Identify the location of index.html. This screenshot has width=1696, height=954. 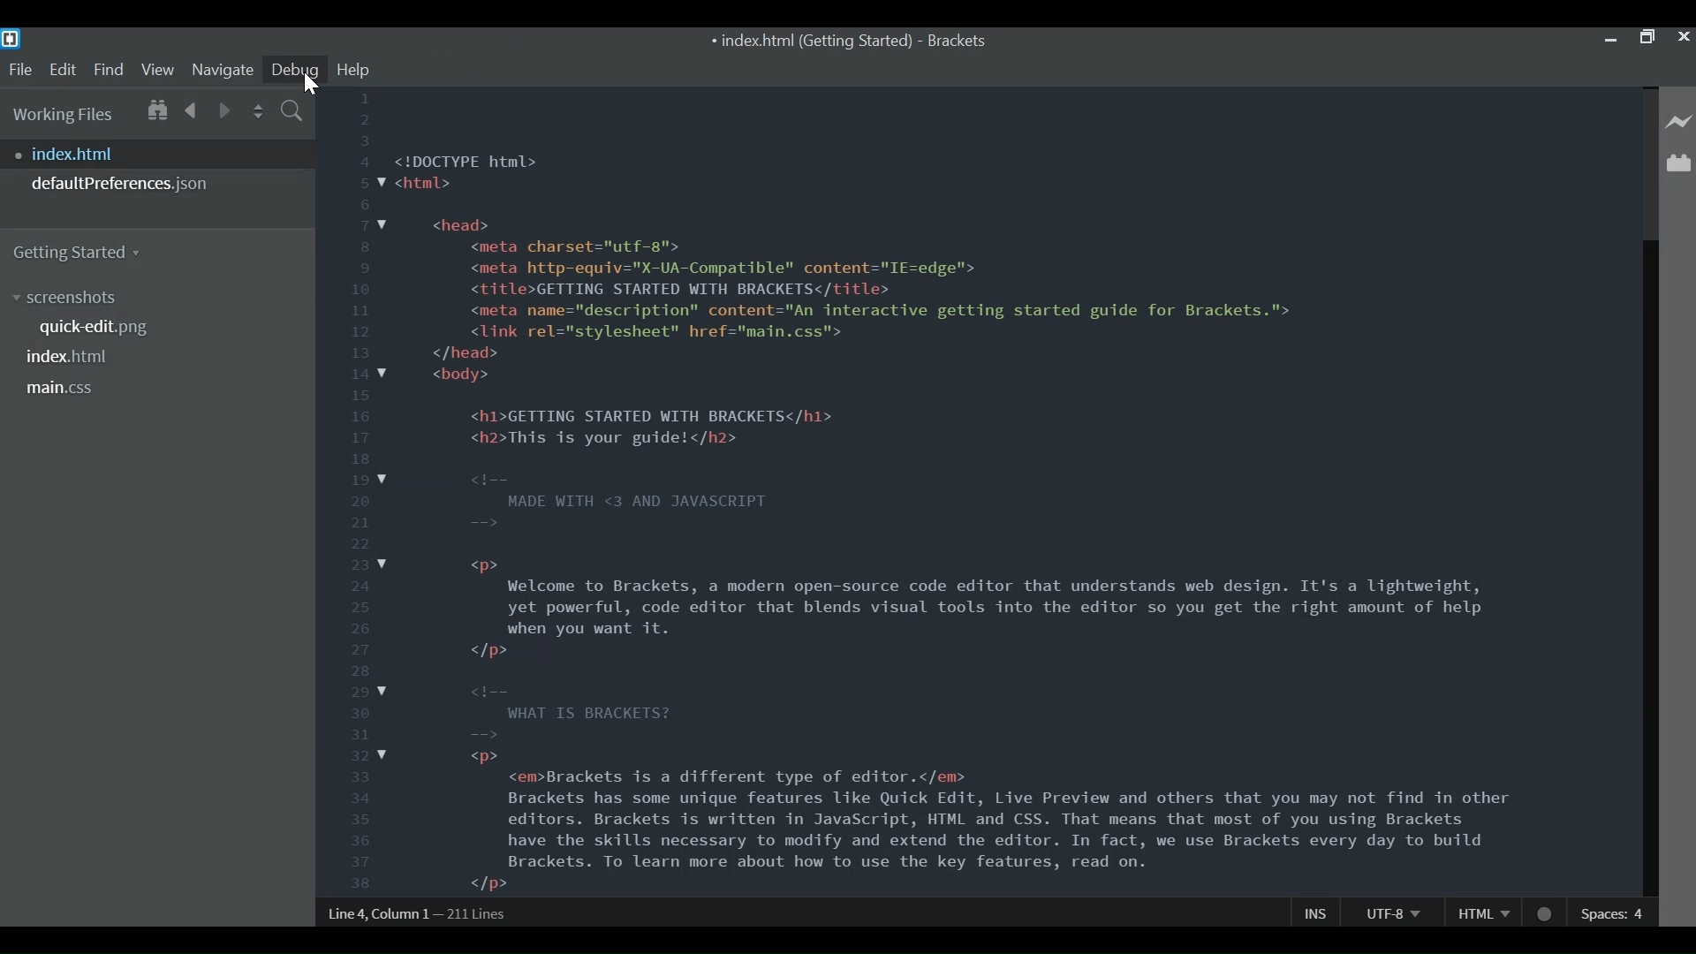
(70, 356).